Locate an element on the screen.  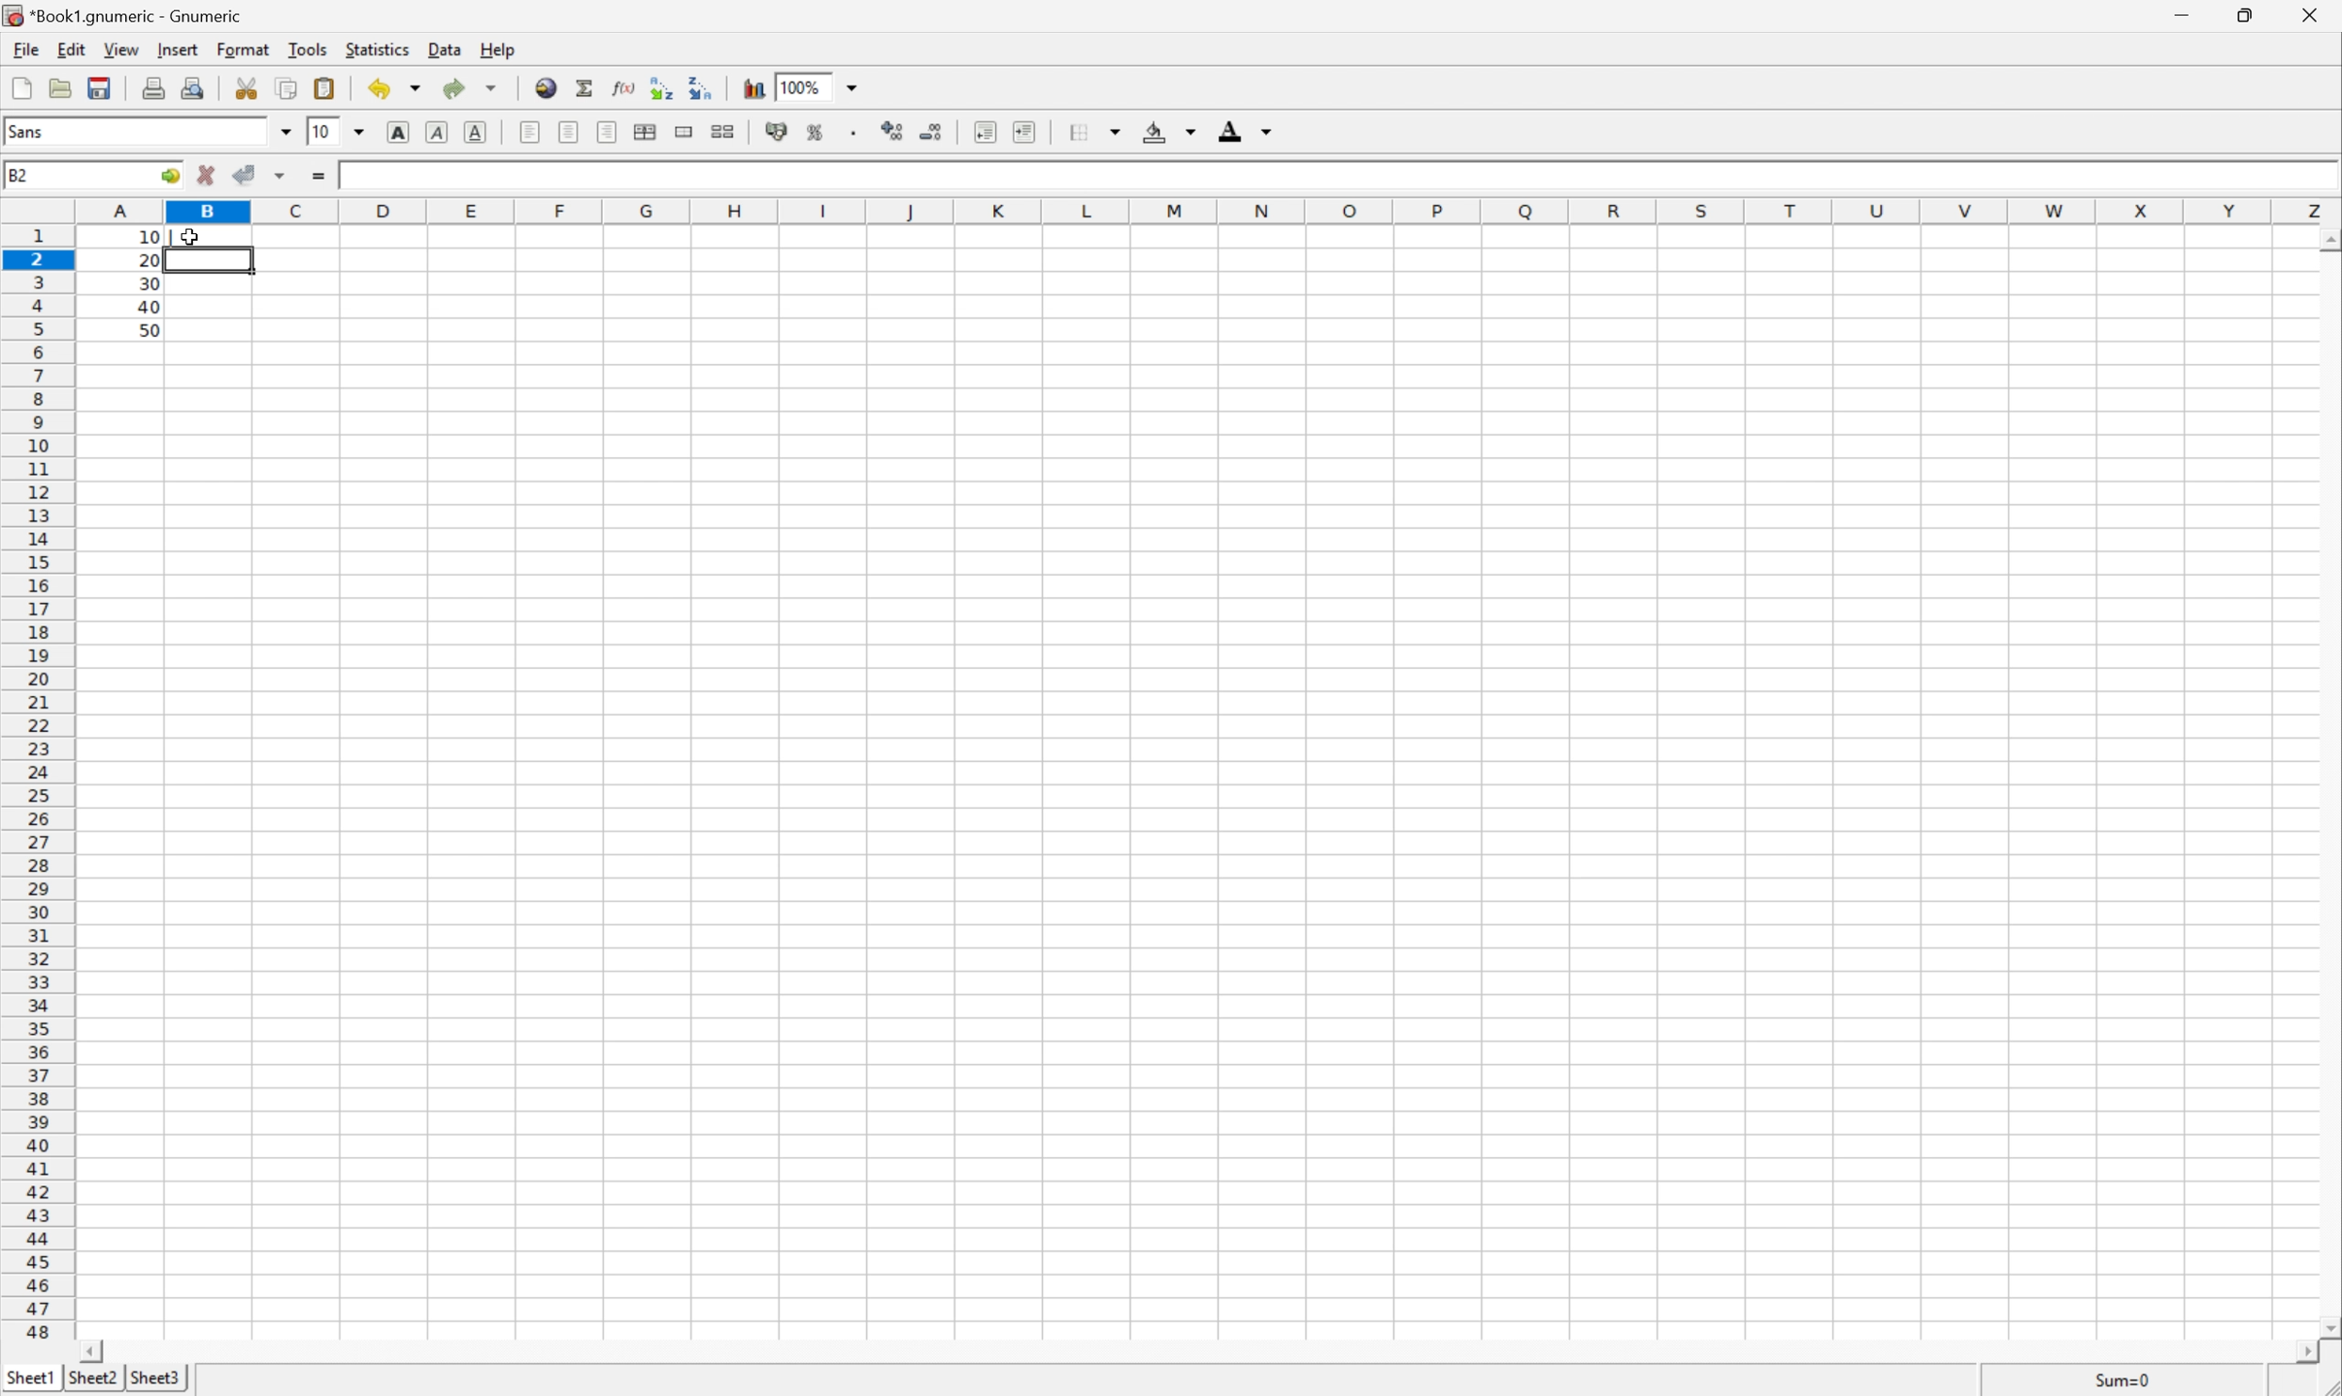
Column names is located at coordinates (1200, 210).